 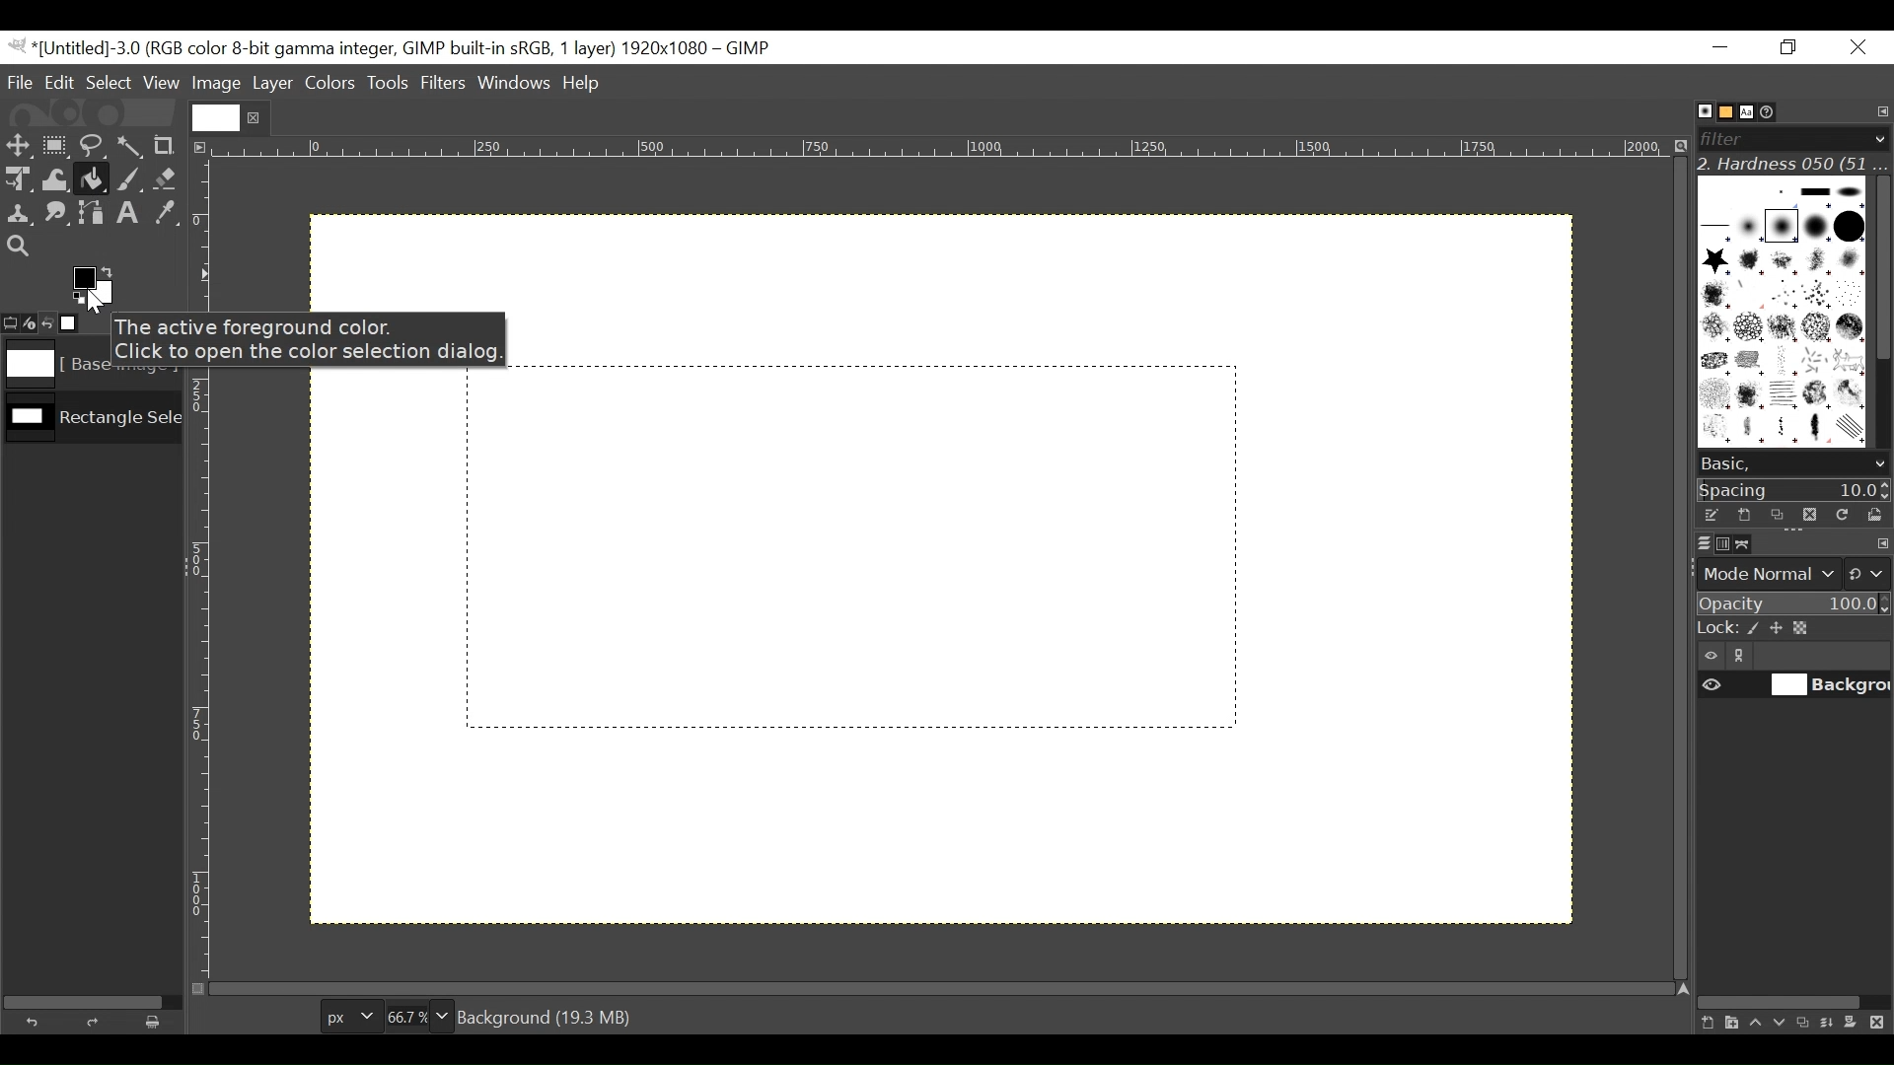 I want to click on Clone tool, so click(x=19, y=214).